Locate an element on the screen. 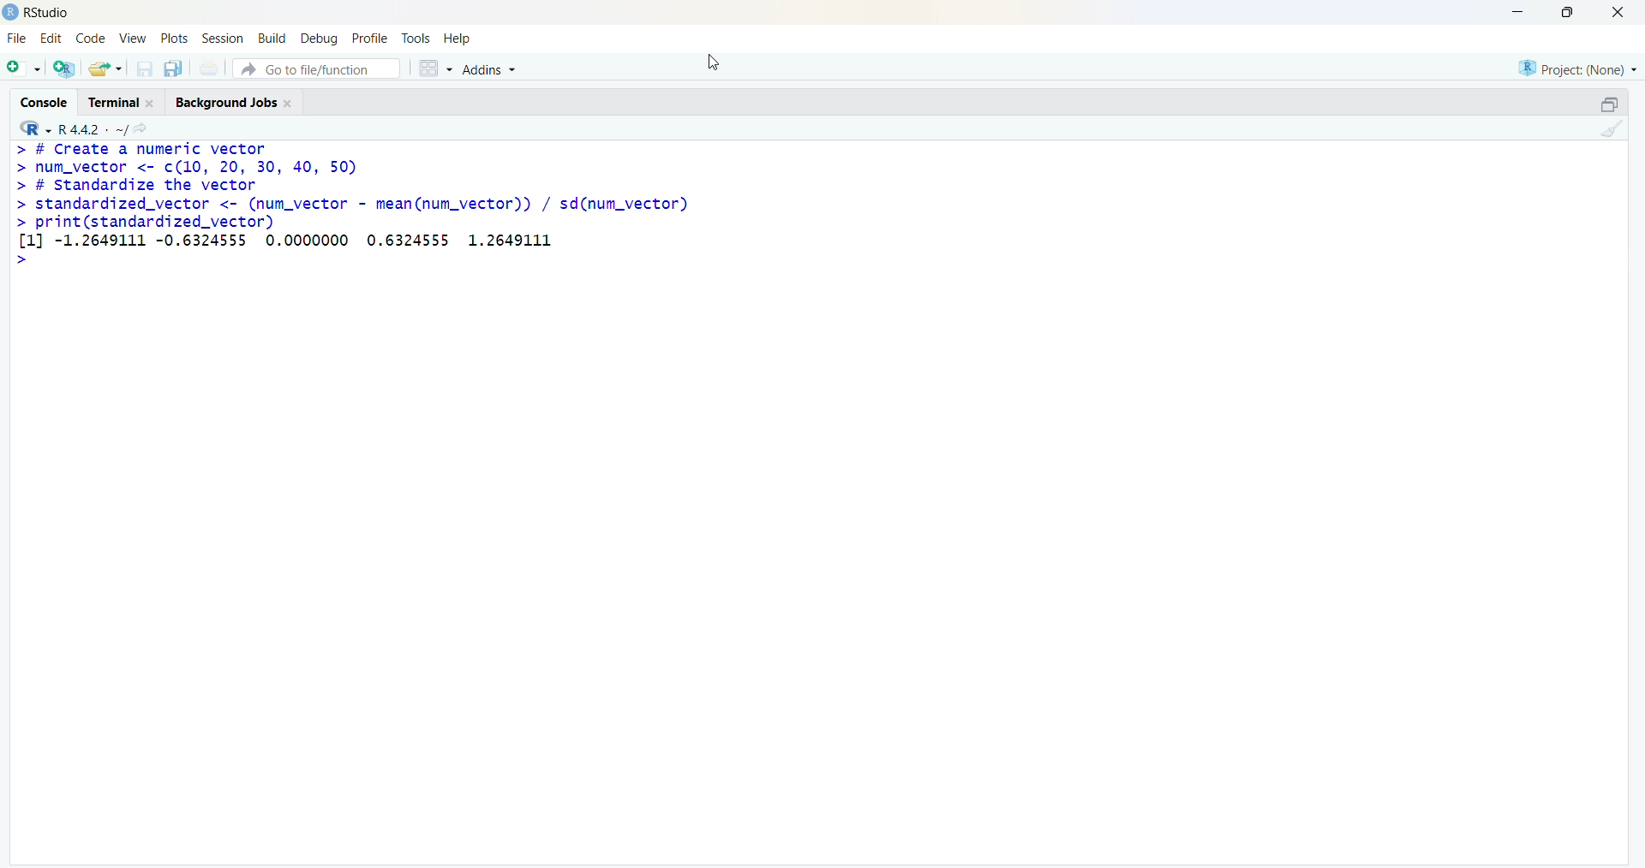  copy is located at coordinates (173, 68).